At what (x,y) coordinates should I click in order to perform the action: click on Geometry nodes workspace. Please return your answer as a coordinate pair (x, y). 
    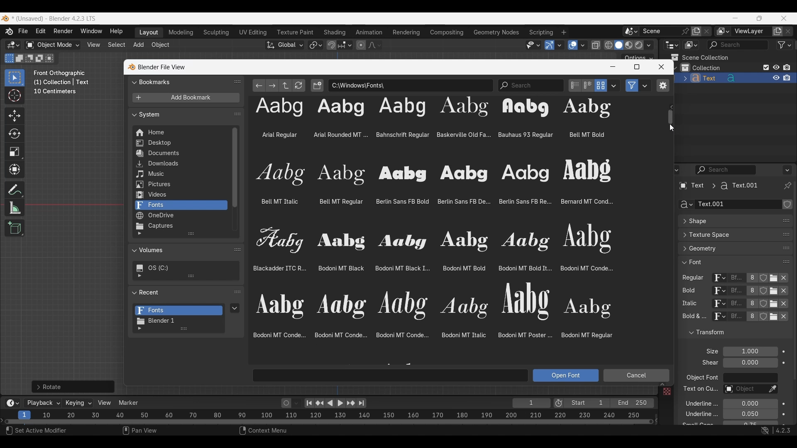
    Looking at the image, I should click on (496, 32).